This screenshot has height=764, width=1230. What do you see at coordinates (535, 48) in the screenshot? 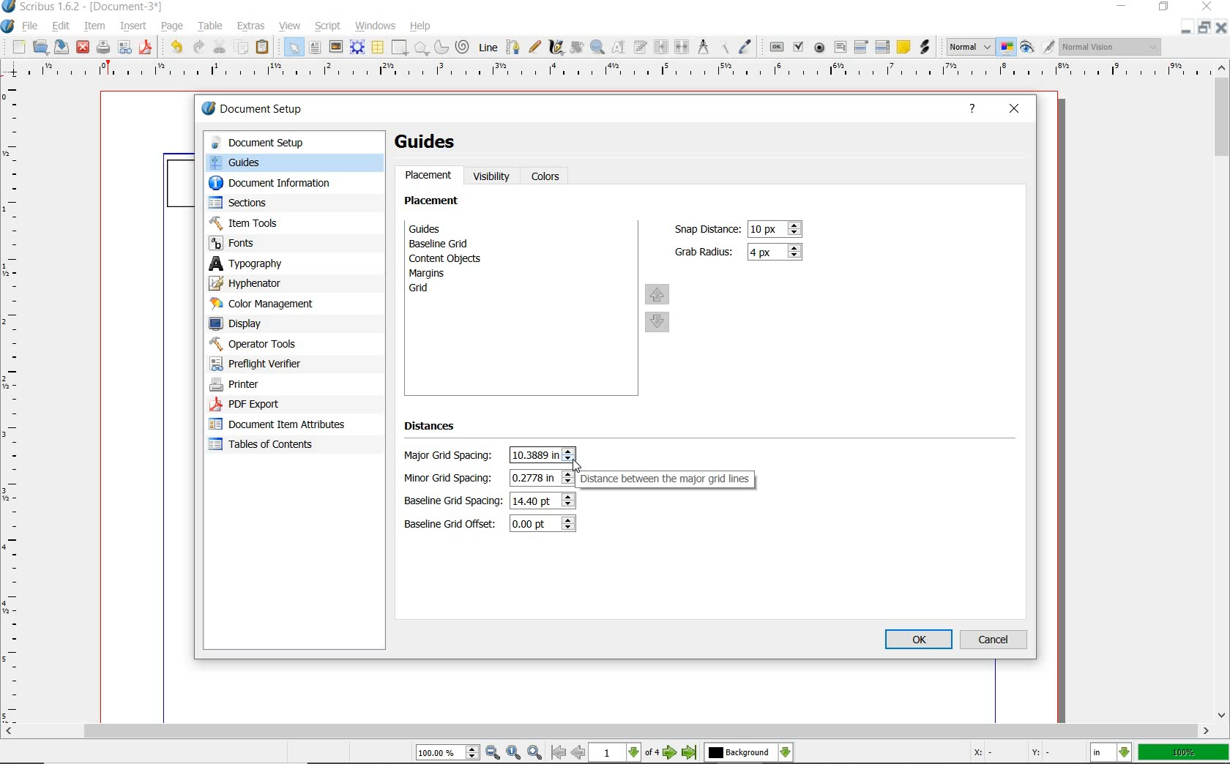
I see `freehand line` at bounding box center [535, 48].